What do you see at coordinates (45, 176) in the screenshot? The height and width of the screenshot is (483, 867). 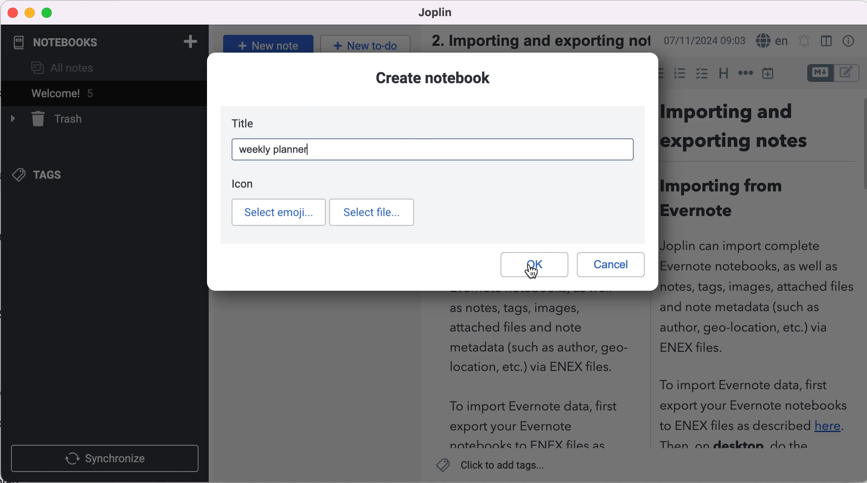 I see `tags` at bounding box center [45, 176].